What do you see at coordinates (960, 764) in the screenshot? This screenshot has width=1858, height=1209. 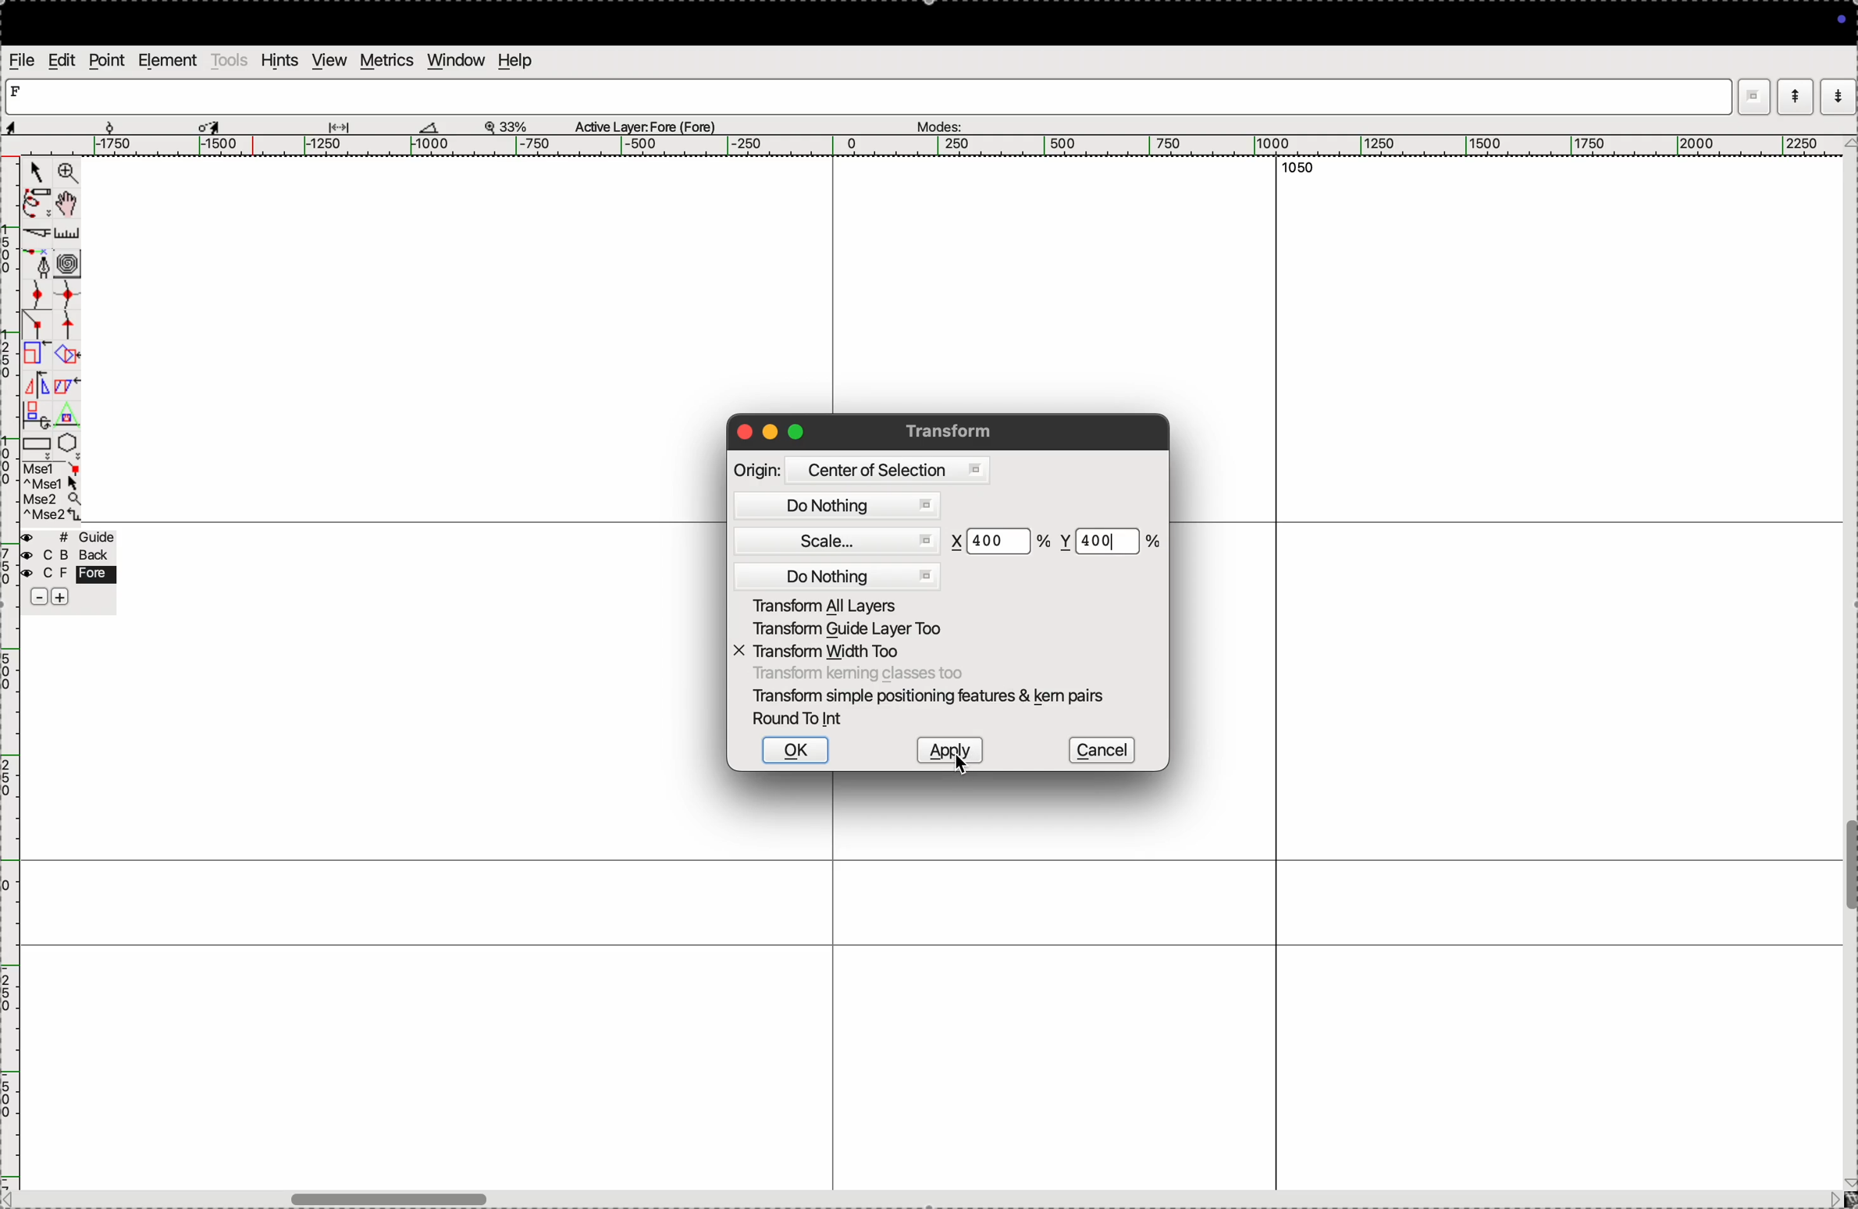 I see `Cursor` at bounding box center [960, 764].